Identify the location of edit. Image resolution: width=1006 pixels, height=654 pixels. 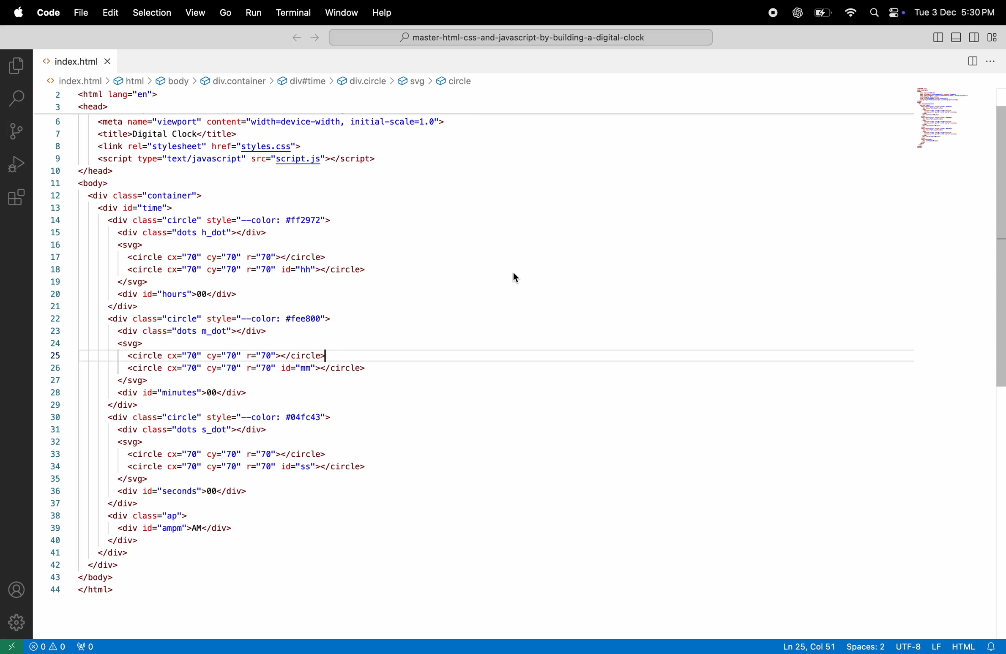
(109, 13).